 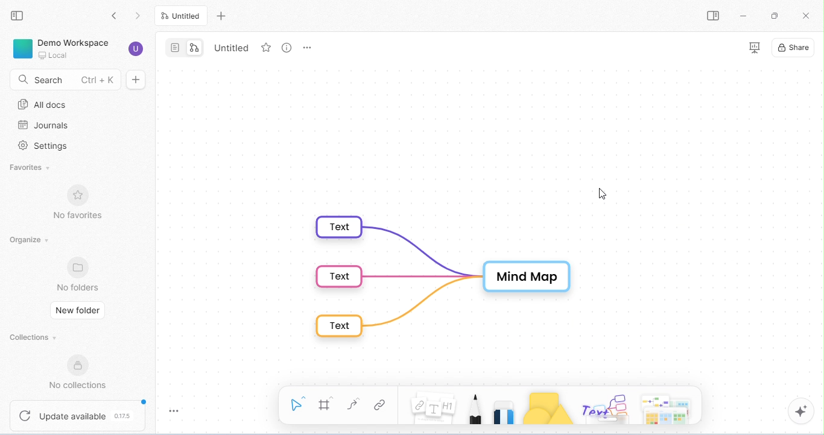 I want to click on no collections, so click(x=78, y=372).